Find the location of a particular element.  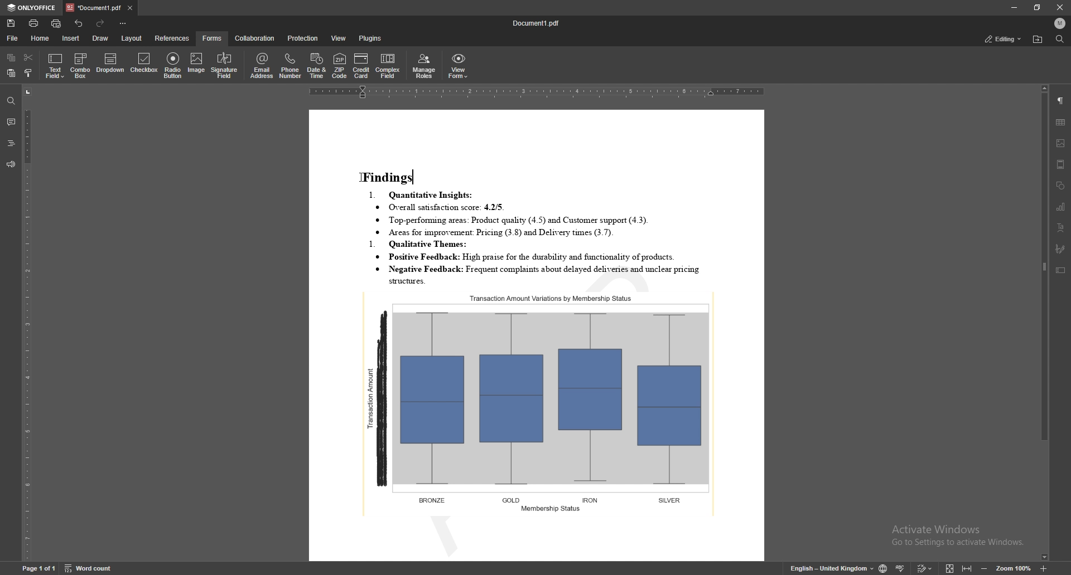

spell check is located at coordinates (900, 568).